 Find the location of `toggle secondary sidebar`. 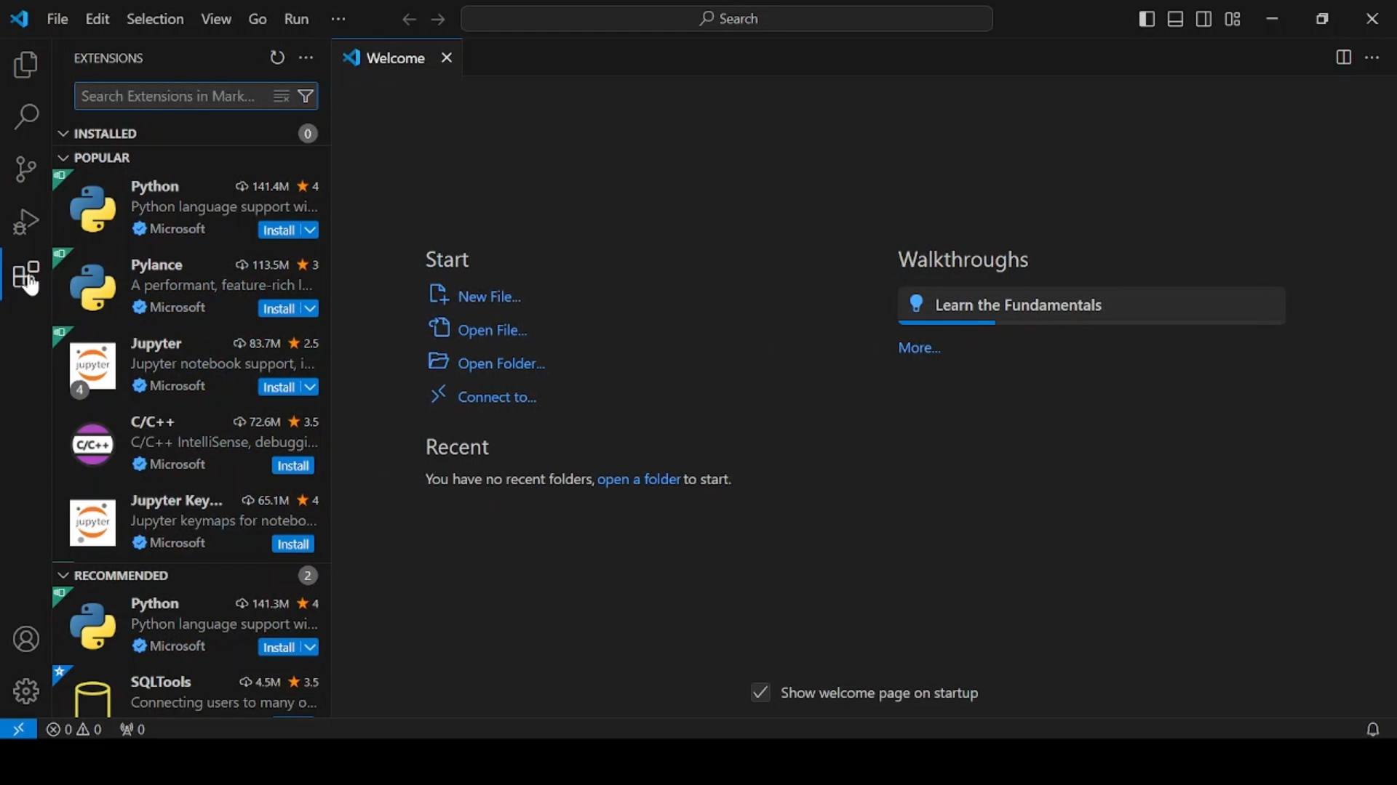

toggle secondary sidebar is located at coordinates (1204, 19).